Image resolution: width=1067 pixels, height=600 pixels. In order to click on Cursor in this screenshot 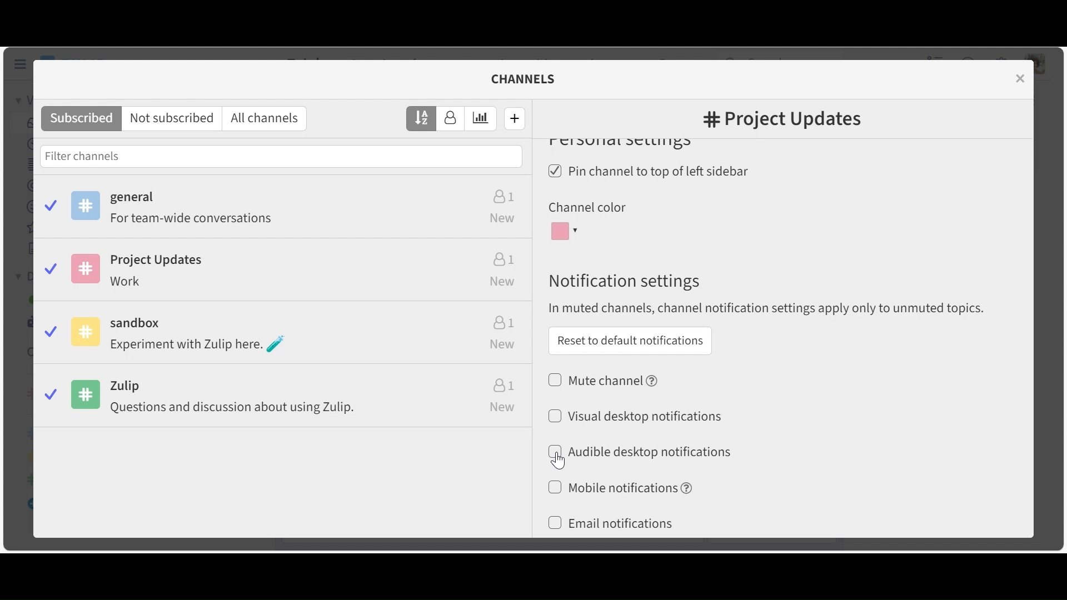, I will do `click(557, 460)`.